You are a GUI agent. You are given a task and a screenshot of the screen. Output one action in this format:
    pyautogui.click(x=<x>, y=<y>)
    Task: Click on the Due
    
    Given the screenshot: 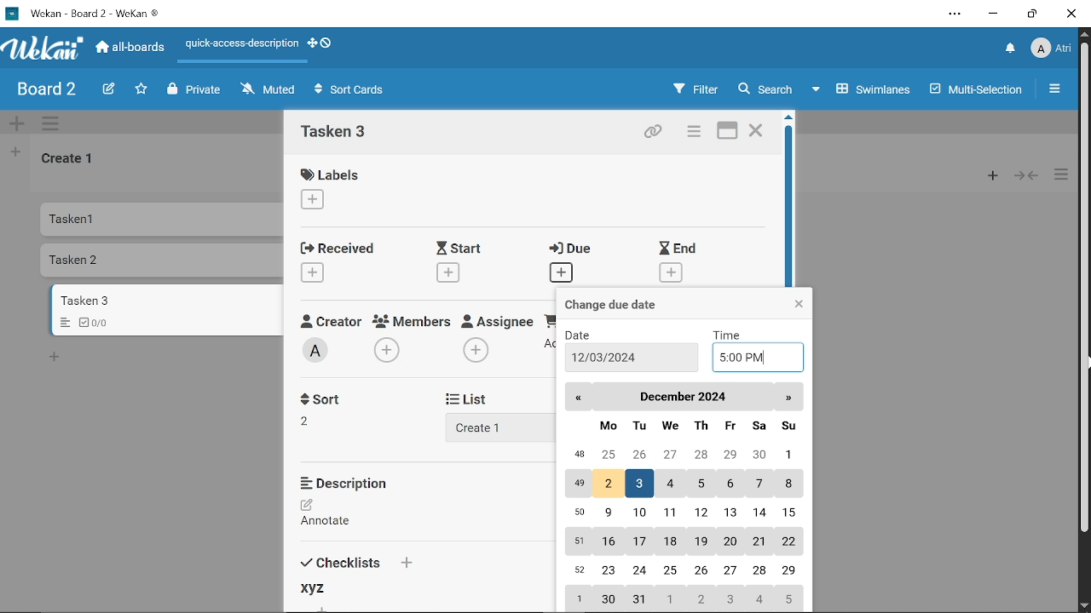 What is the action you would take?
    pyautogui.click(x=575, y=249)
    